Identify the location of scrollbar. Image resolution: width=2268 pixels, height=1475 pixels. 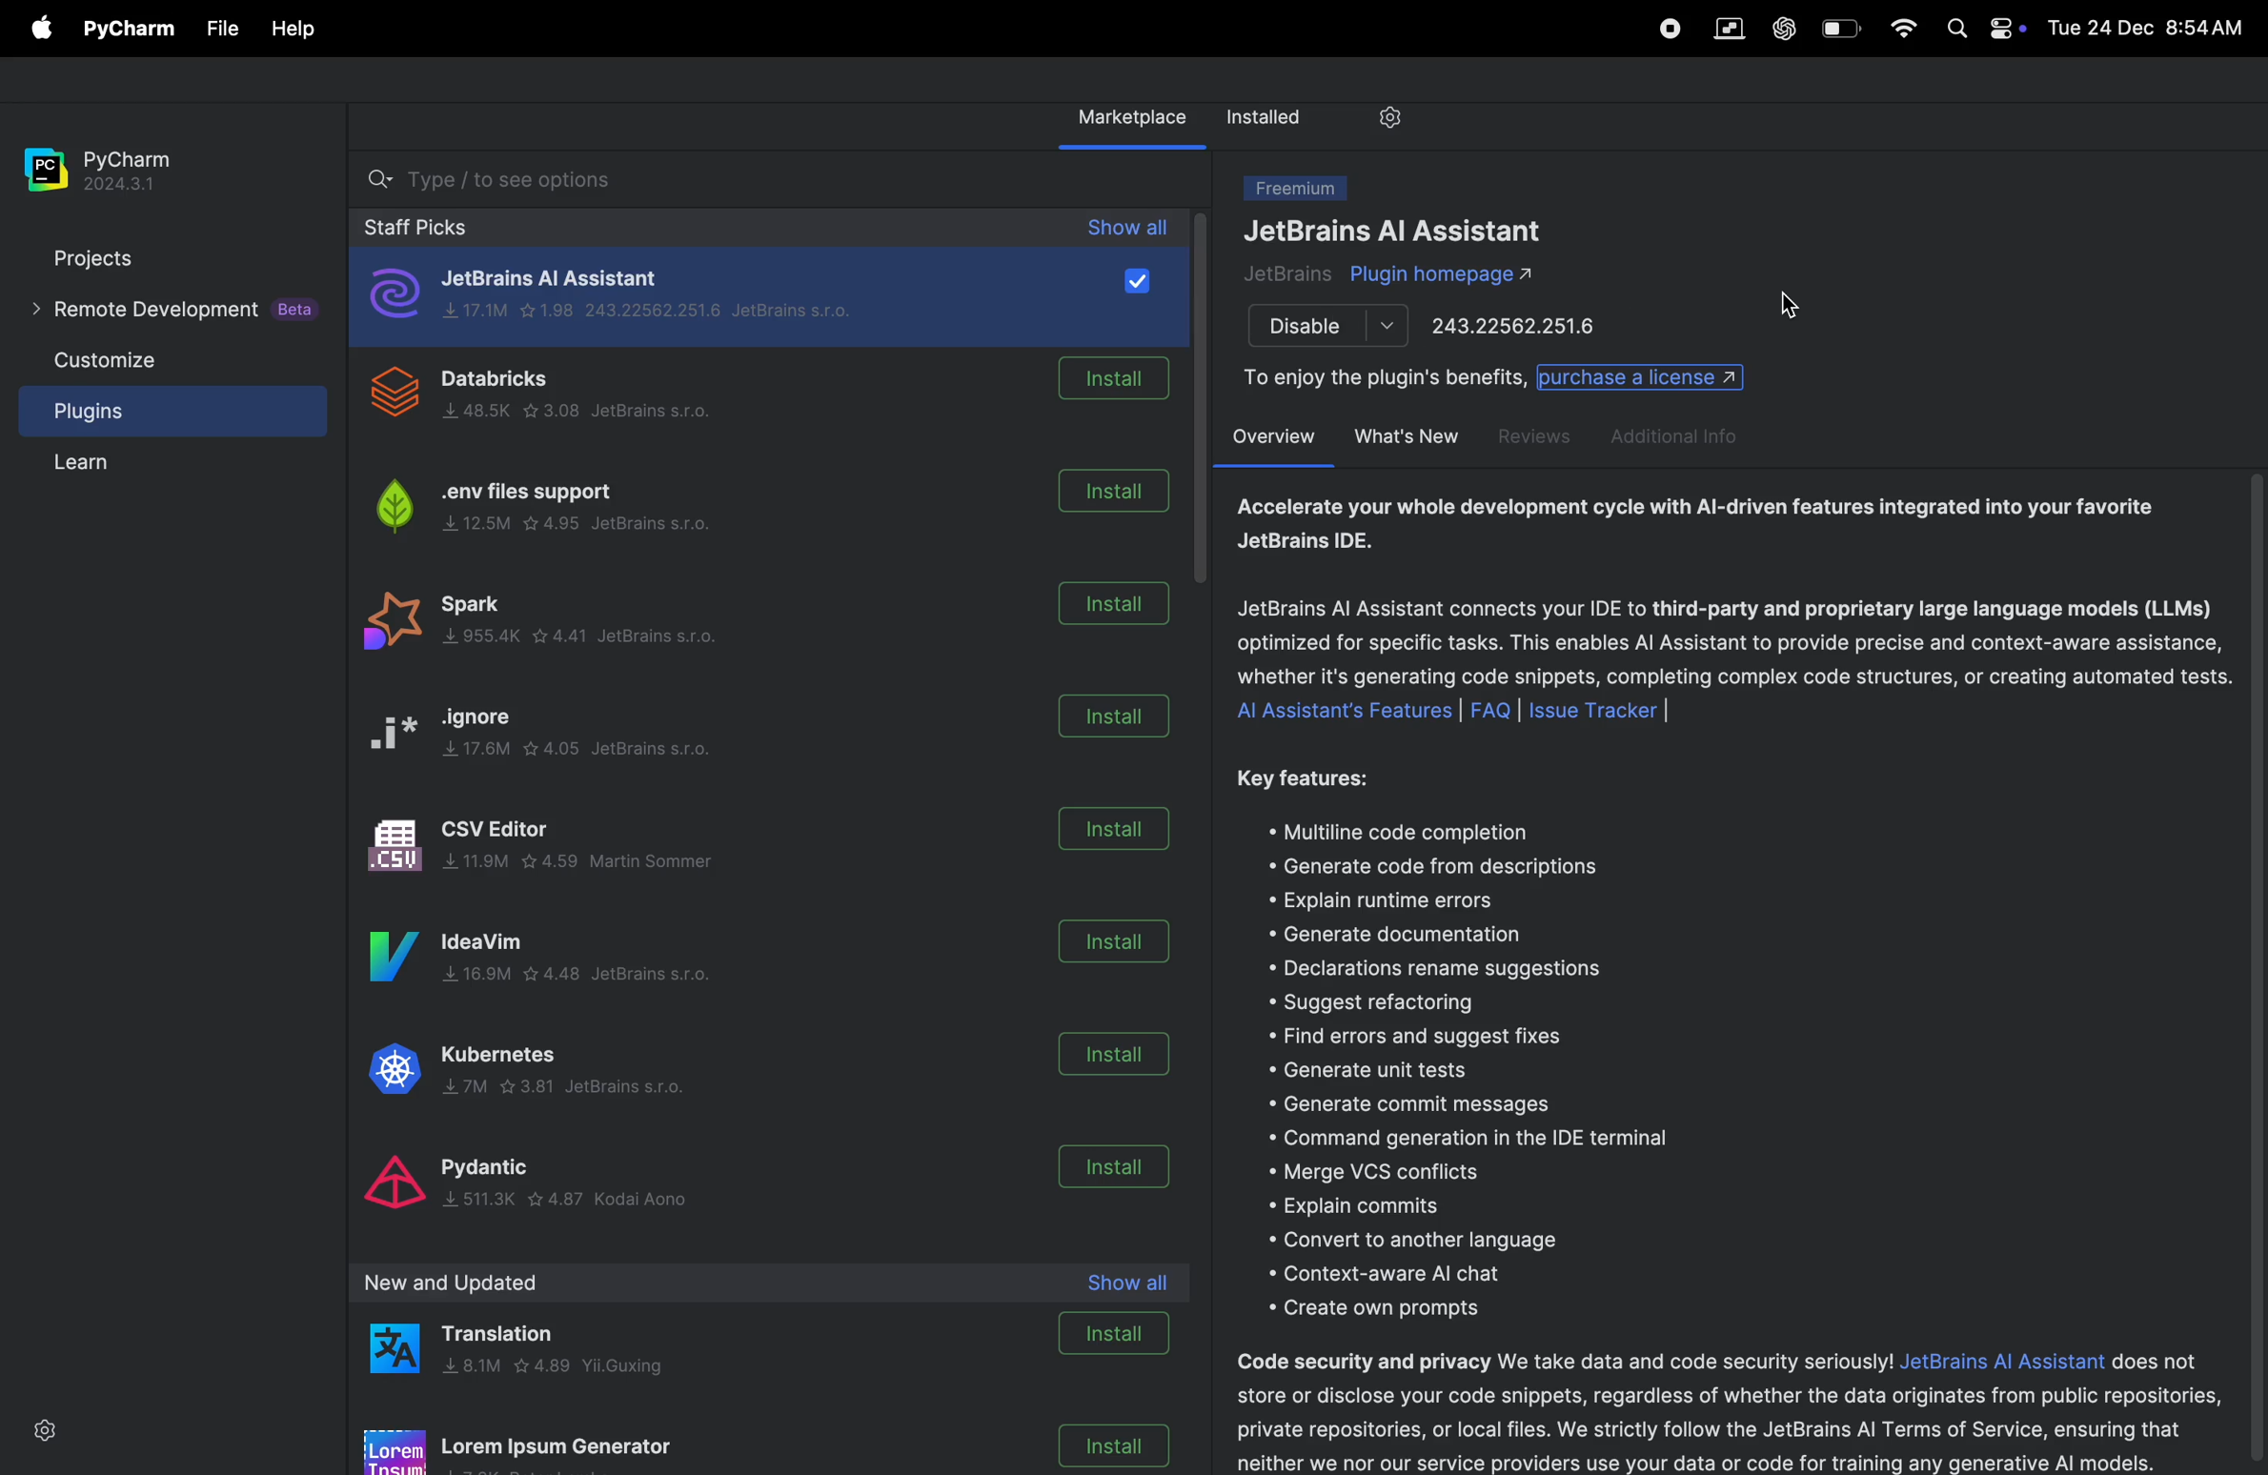
(1202, 406).